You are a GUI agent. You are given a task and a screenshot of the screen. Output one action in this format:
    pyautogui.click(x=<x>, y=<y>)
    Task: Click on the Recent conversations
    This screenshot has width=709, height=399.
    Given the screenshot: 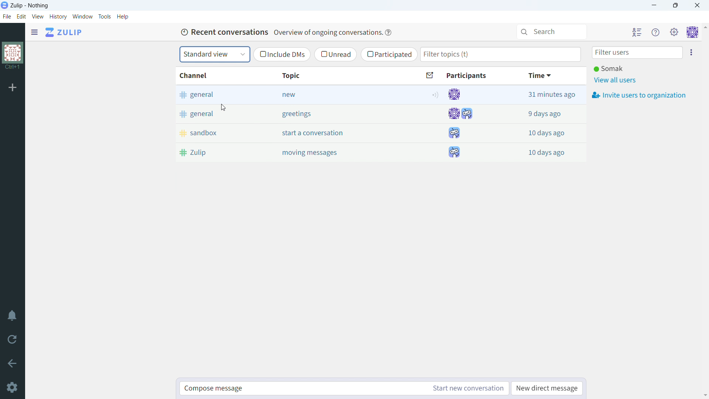 What is the action you would take?
    pyautogui.click(x=223, y=32)
    